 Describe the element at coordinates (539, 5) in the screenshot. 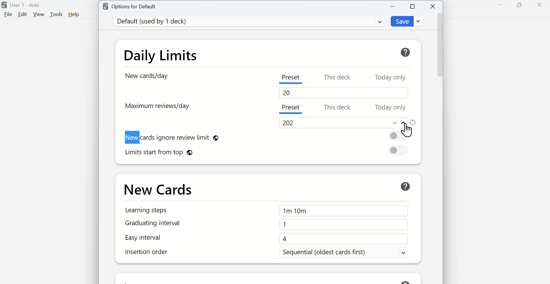

I see `Close` at that location.